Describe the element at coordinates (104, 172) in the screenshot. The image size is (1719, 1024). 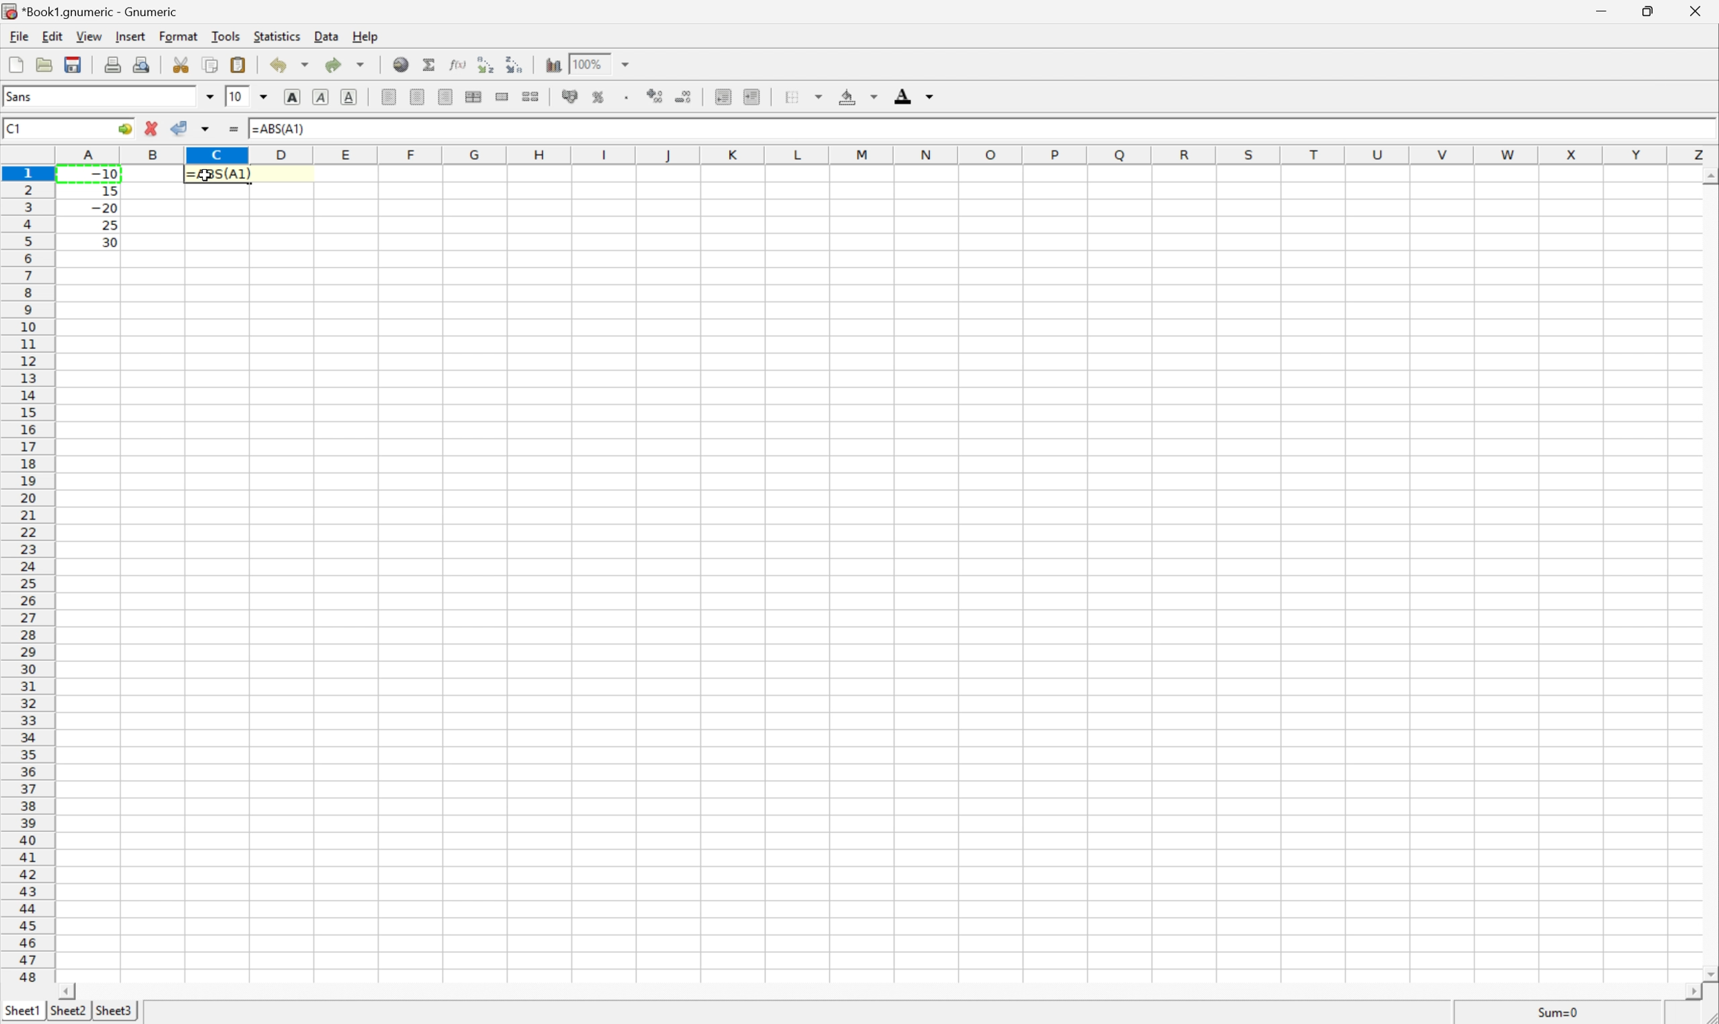
I see `-10` at that location.